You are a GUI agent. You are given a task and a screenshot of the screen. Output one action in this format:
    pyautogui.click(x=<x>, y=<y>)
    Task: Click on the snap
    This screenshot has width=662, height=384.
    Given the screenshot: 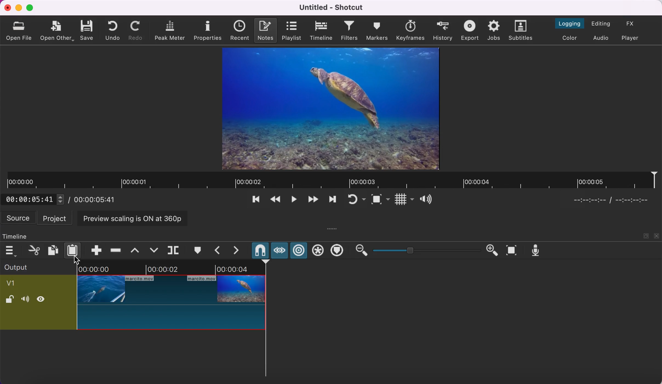 What is the action you would take?
    pyautogui.click(x=259, y=250)
    